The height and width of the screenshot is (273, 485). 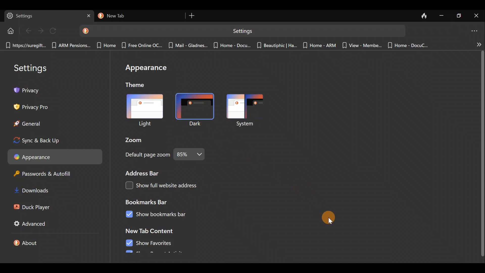 I want to click on Close tabs and clear data, so click(x=424, y=16).